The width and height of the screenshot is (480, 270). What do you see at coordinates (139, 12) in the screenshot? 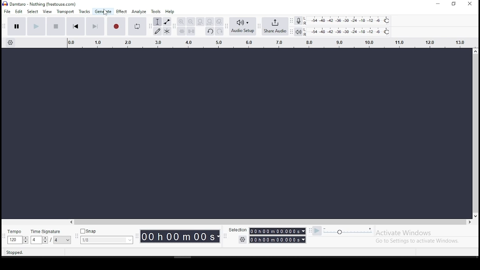
I see `analyze` at bounding box center [139, 12].